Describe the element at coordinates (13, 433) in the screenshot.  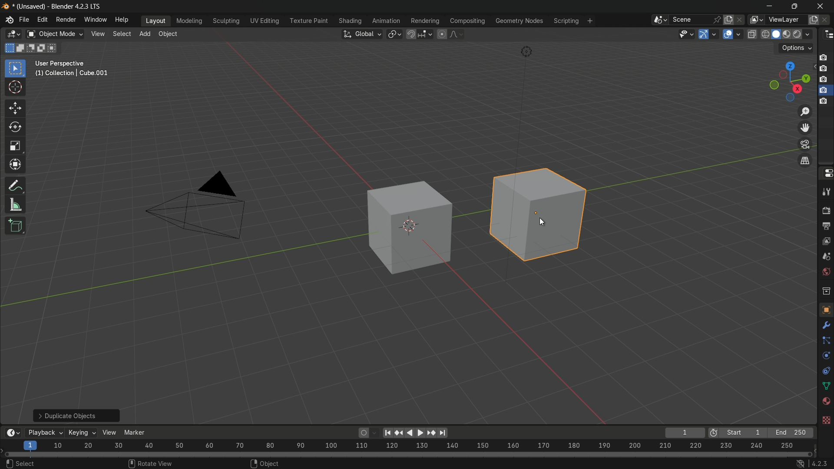
I see `timeline` at that location.